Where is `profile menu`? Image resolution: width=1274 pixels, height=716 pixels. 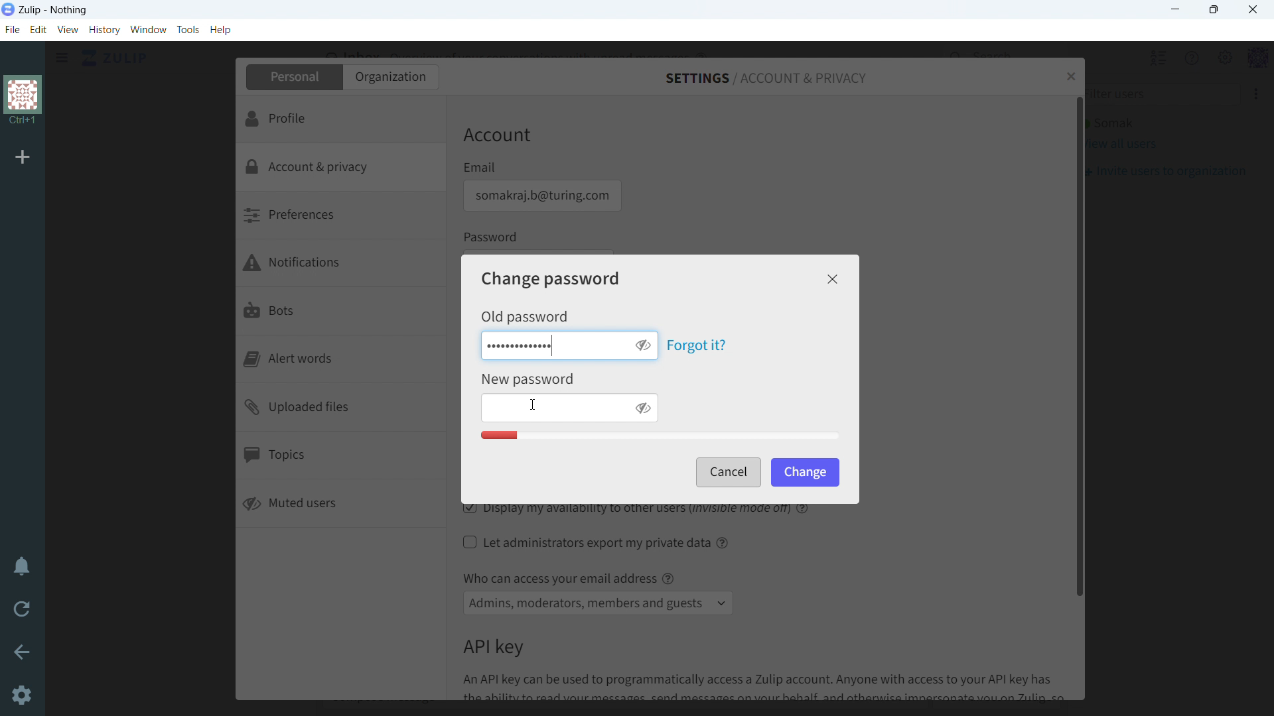
profile menu is located at coordinates (1258, 58).